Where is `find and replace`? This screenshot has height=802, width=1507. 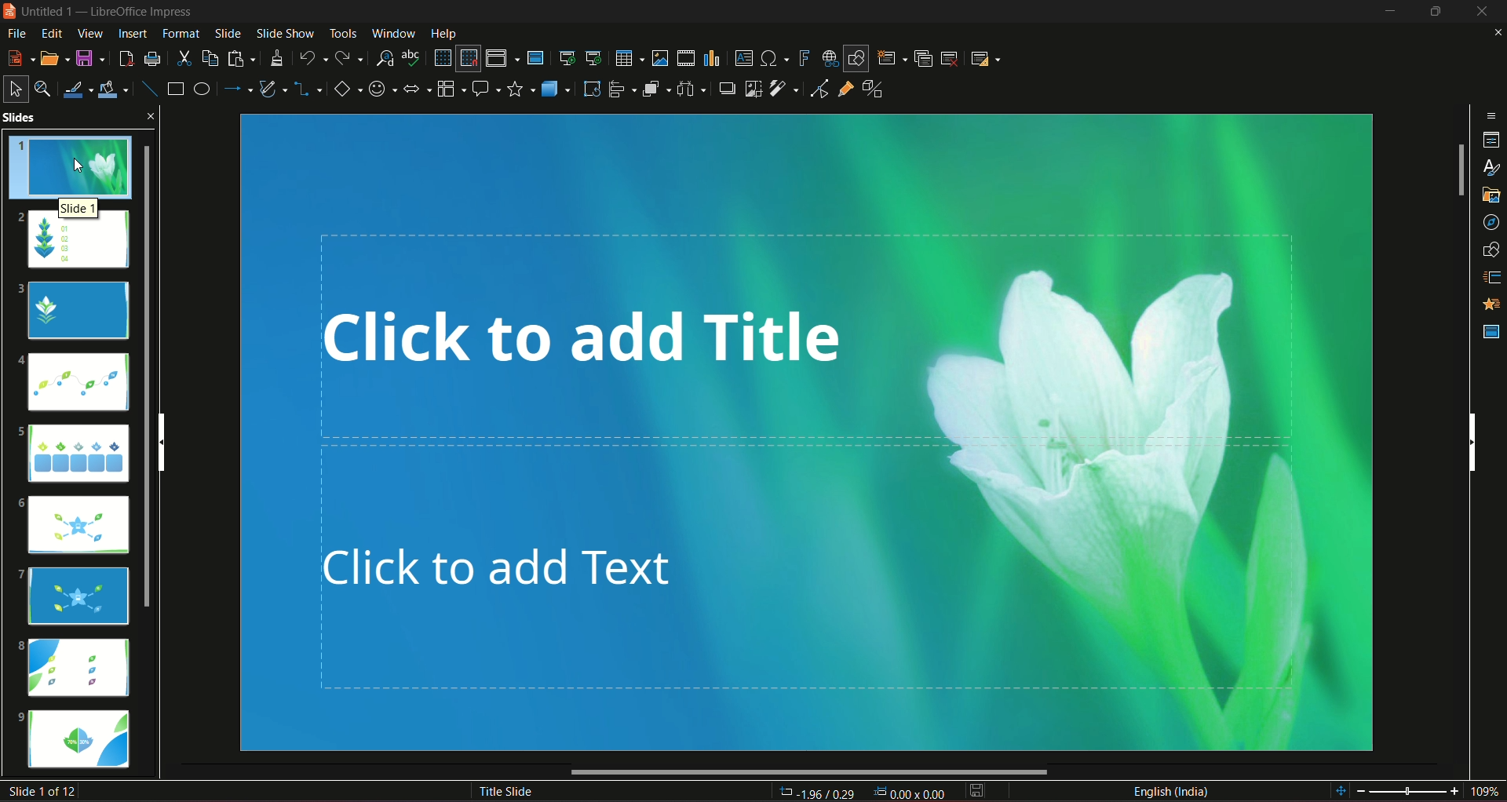
find and replace is located at coordinates (385, 57).